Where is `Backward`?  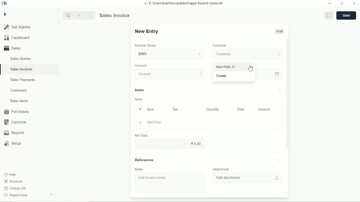
Backward is located at coordinates (80, 15).